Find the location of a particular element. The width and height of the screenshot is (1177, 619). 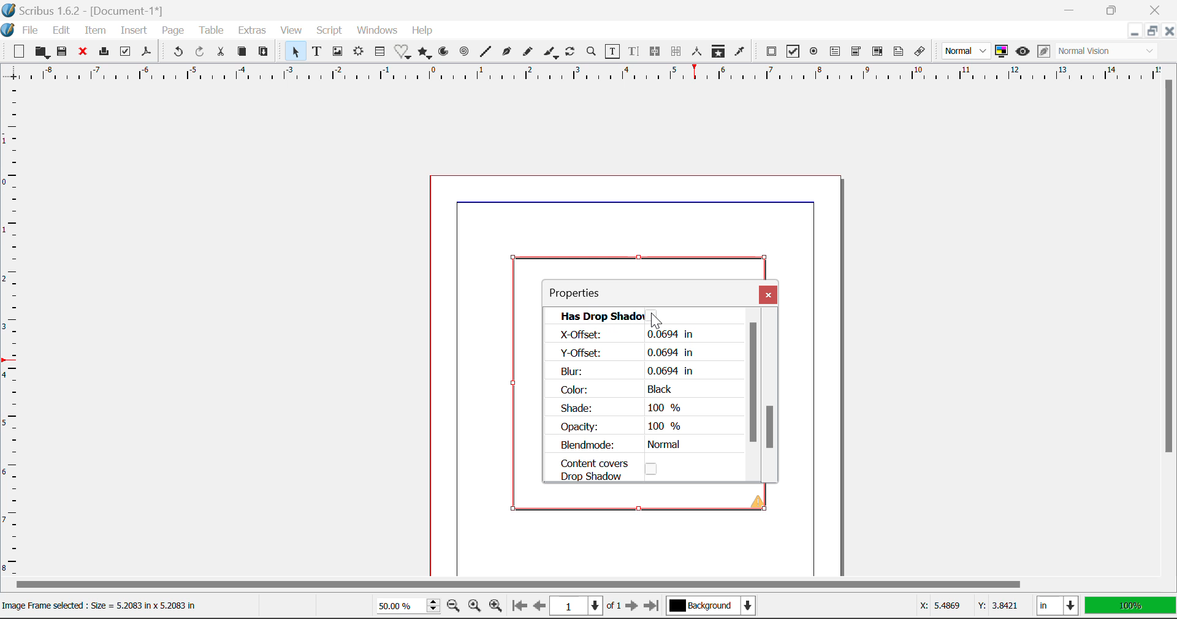

Print is located at coordinates (106, 53).